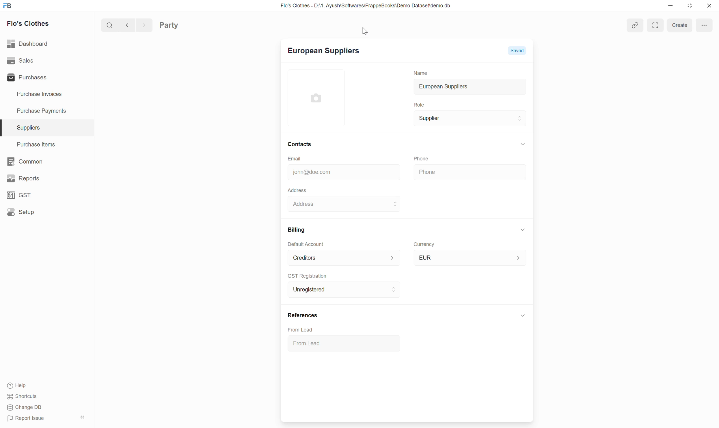  Describe the element at coordinates (295, 189) in the screenshot. I see `Address` at that location.